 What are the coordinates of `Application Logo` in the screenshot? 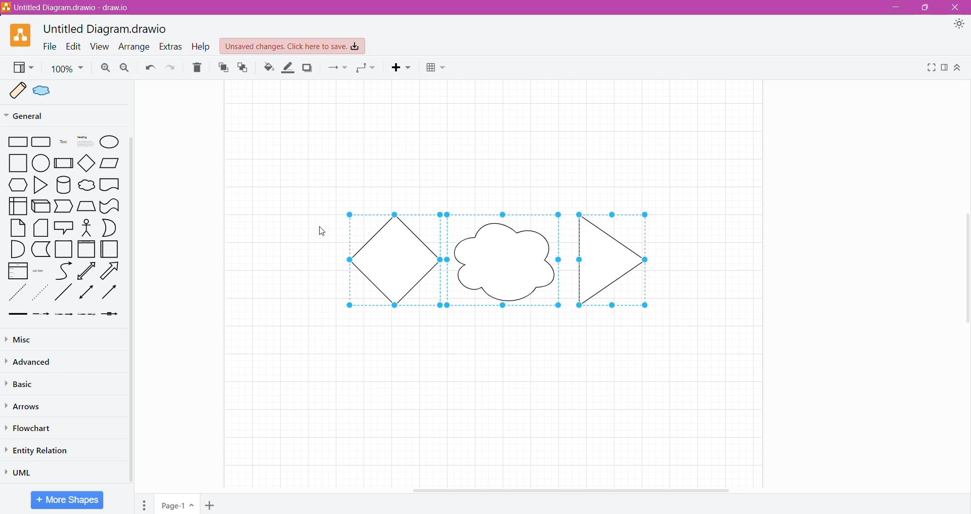 It's located at (15, 34).